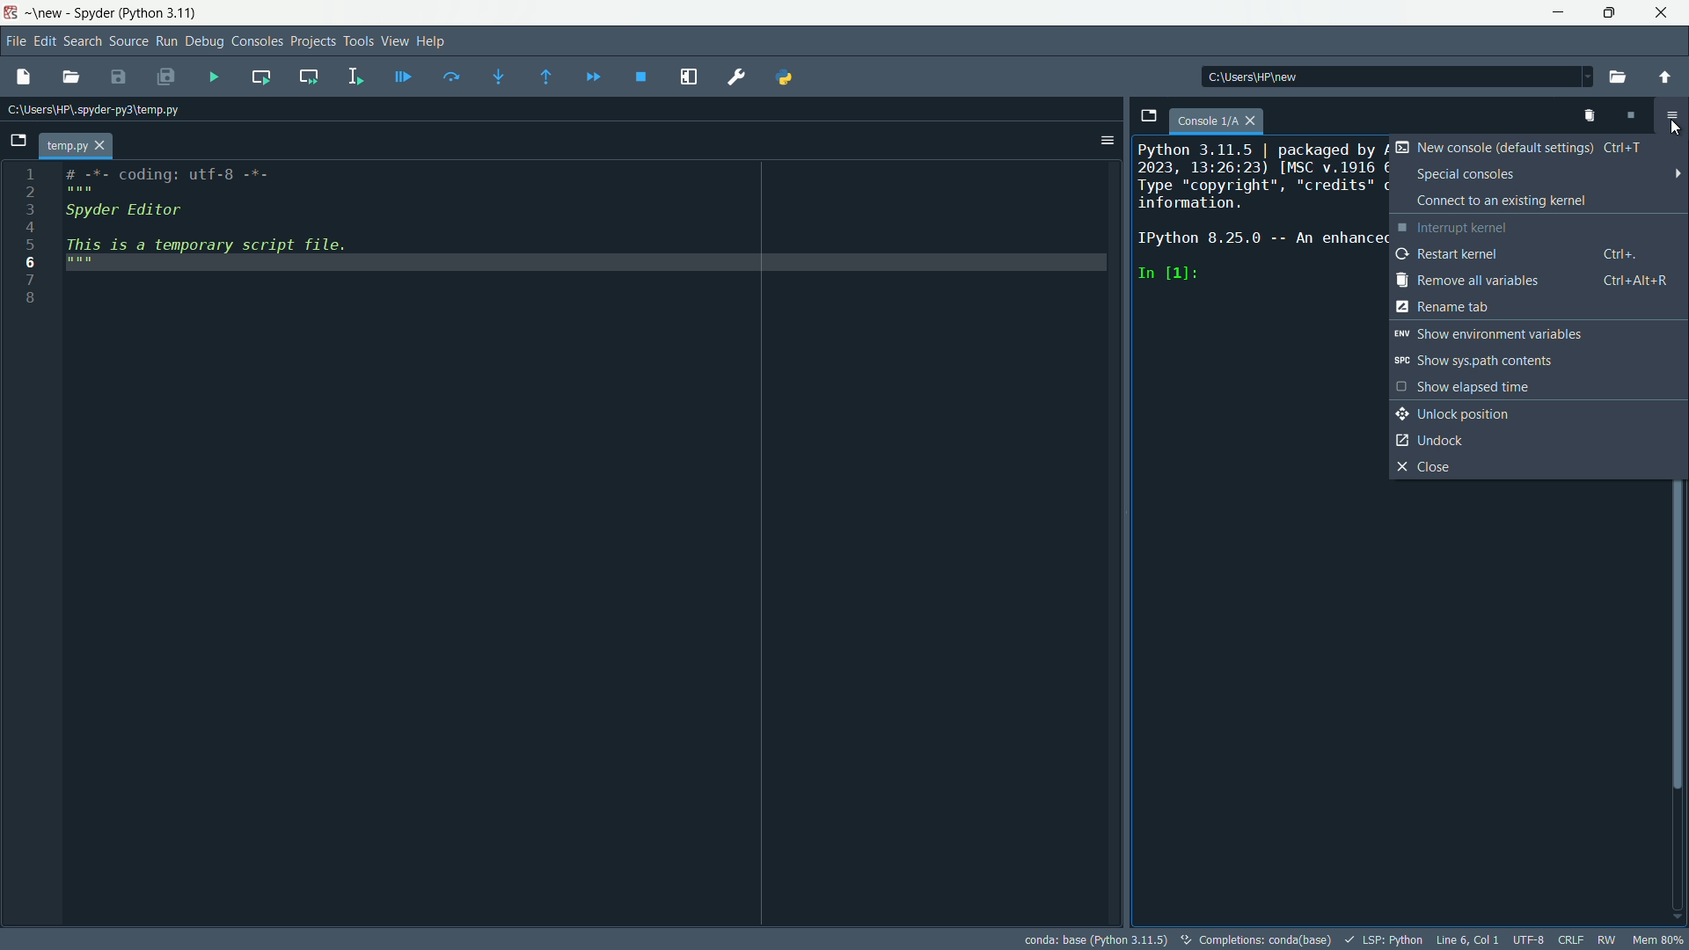 The height and width of the screenshot is (950, 1689). What do you see at coordinates (1529, 940) in the screenshot?
I see `UTF-8` at bounding box center [1529, 940].